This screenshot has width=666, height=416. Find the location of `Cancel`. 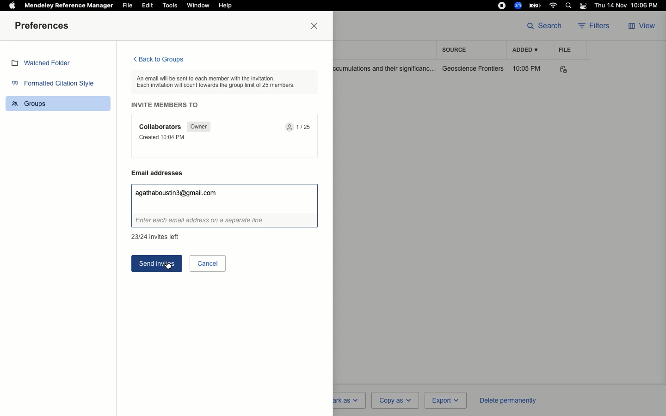

Cancel is located at coordinates (208, 263).